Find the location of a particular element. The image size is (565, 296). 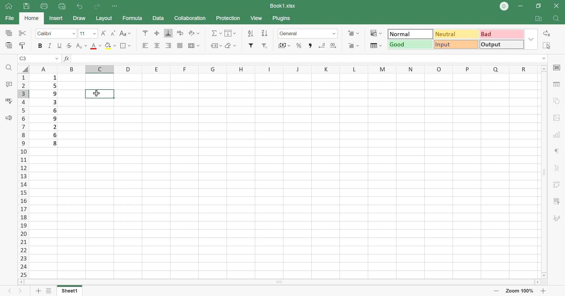

Scroll Up is located at coordinates (543, 69).